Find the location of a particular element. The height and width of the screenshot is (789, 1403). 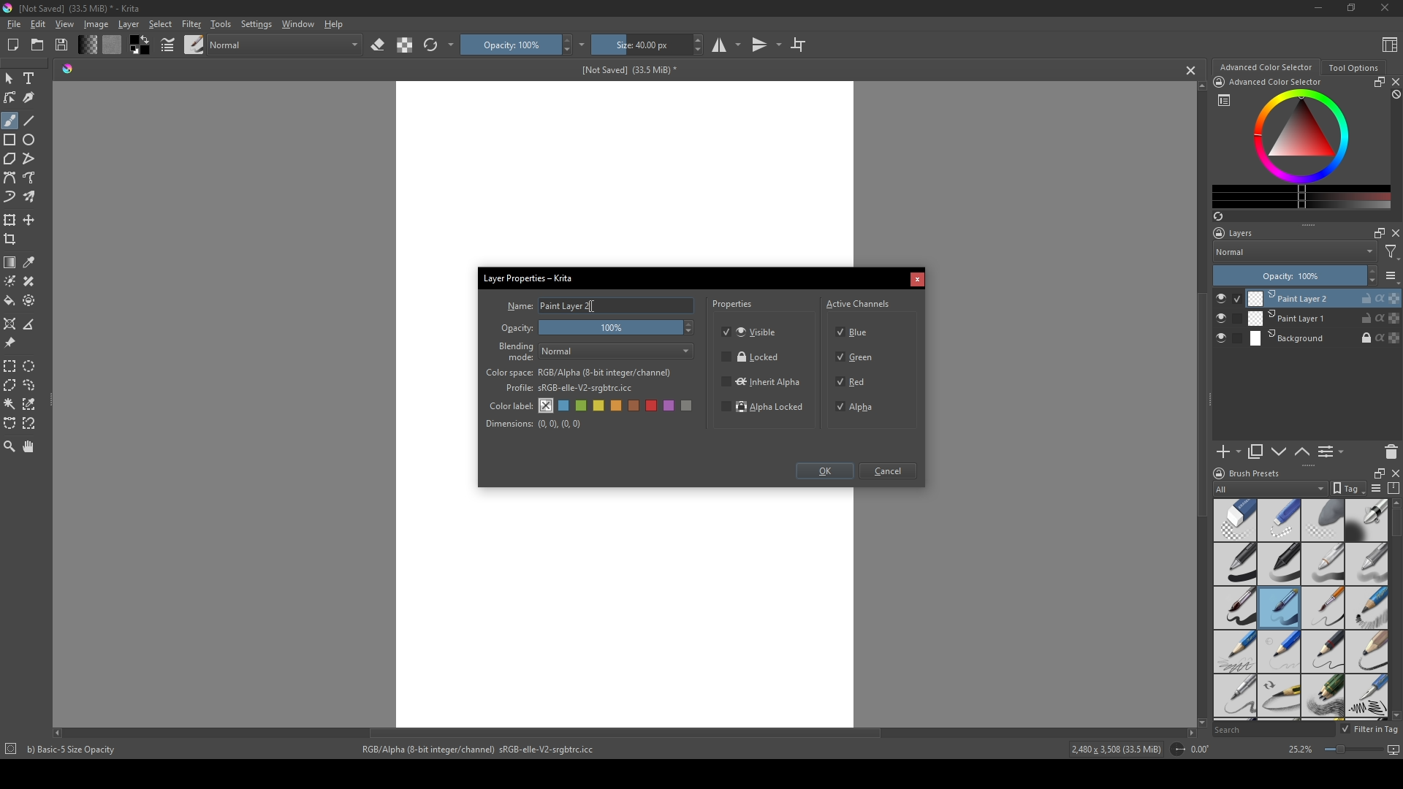

elliptical is located at coordinates (32, 365).